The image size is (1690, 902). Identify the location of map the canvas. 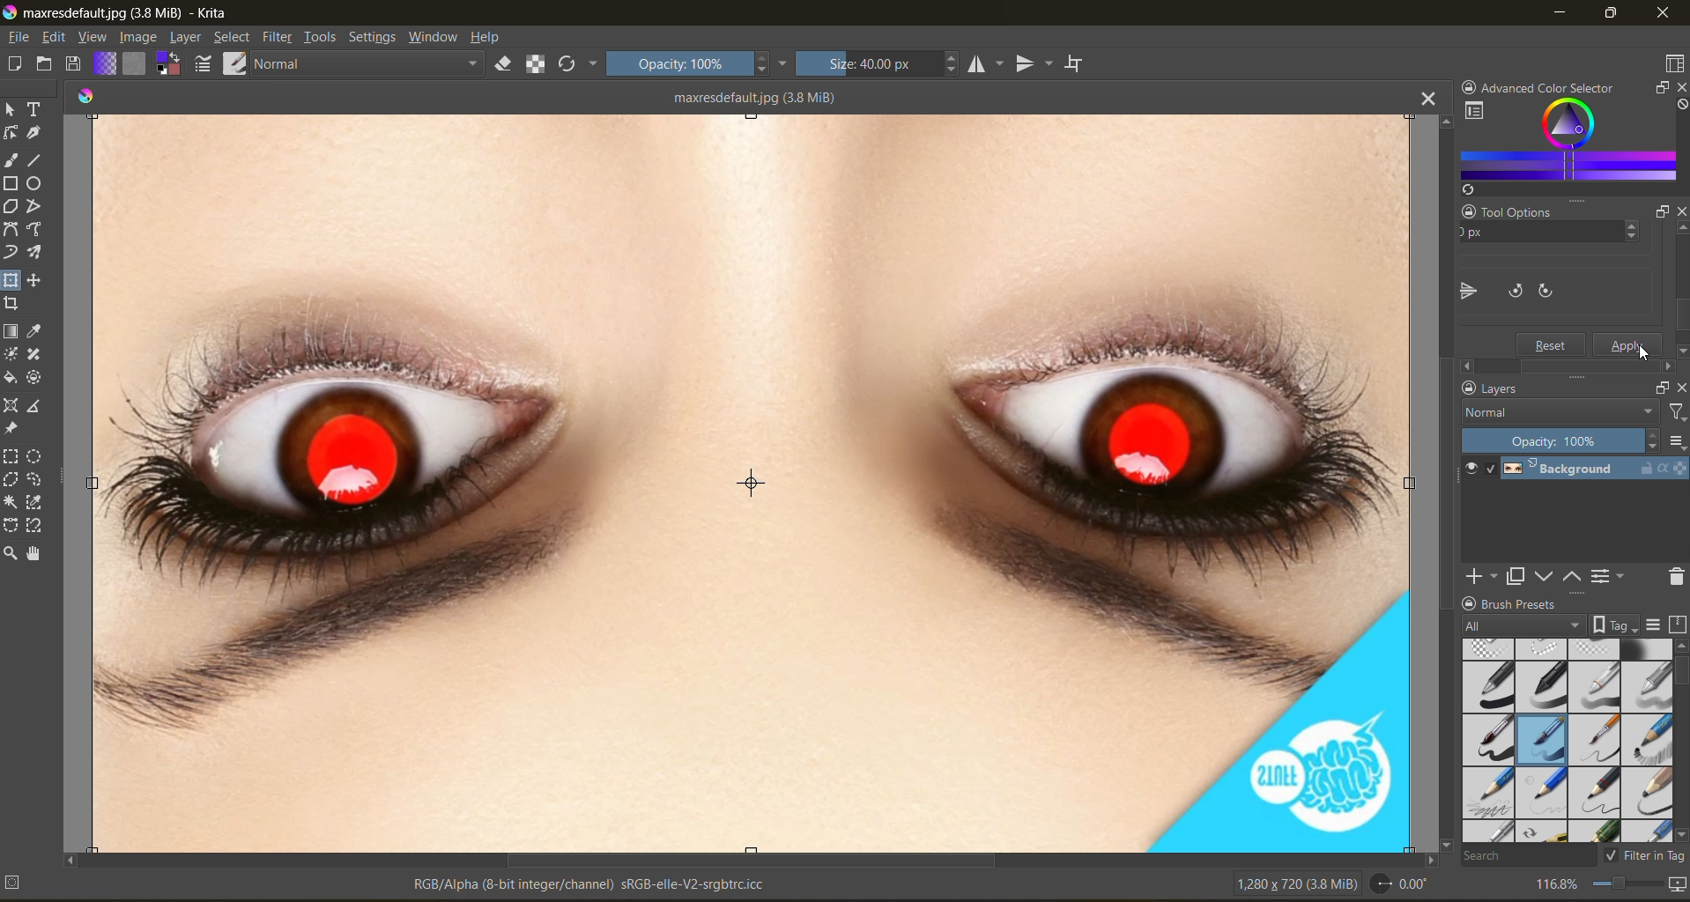
(1679, 885).